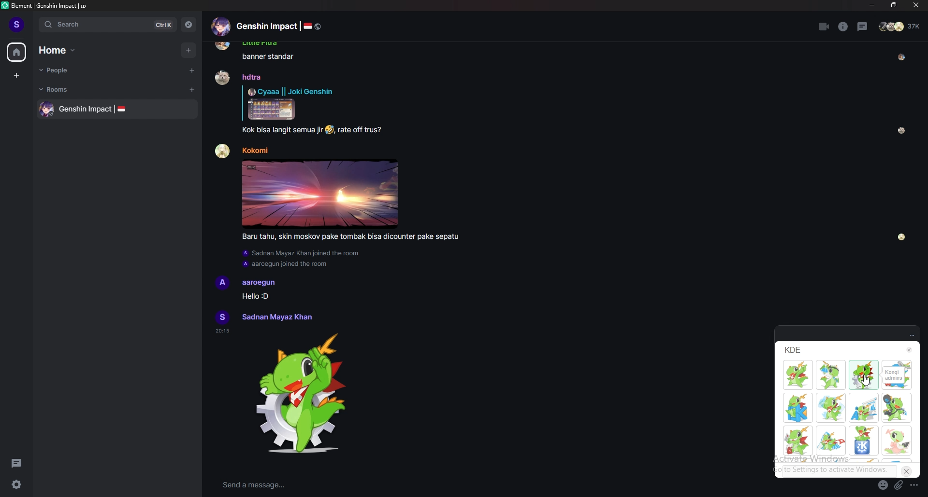 This screenshot has height=497, width=928. Describe the element at coordinates (798, 375) in the screenshot. I see `Kongi` at that location.